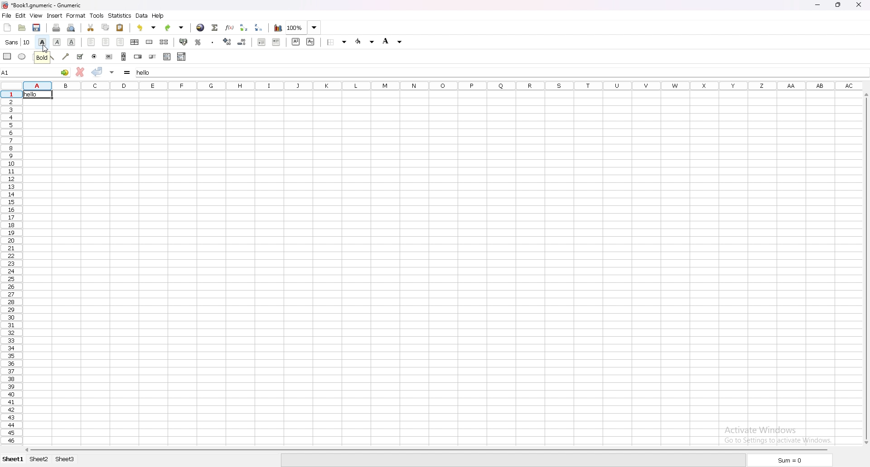  Describe the element at coordinates (36, 27) in the screenshot. I see `save` at that location.